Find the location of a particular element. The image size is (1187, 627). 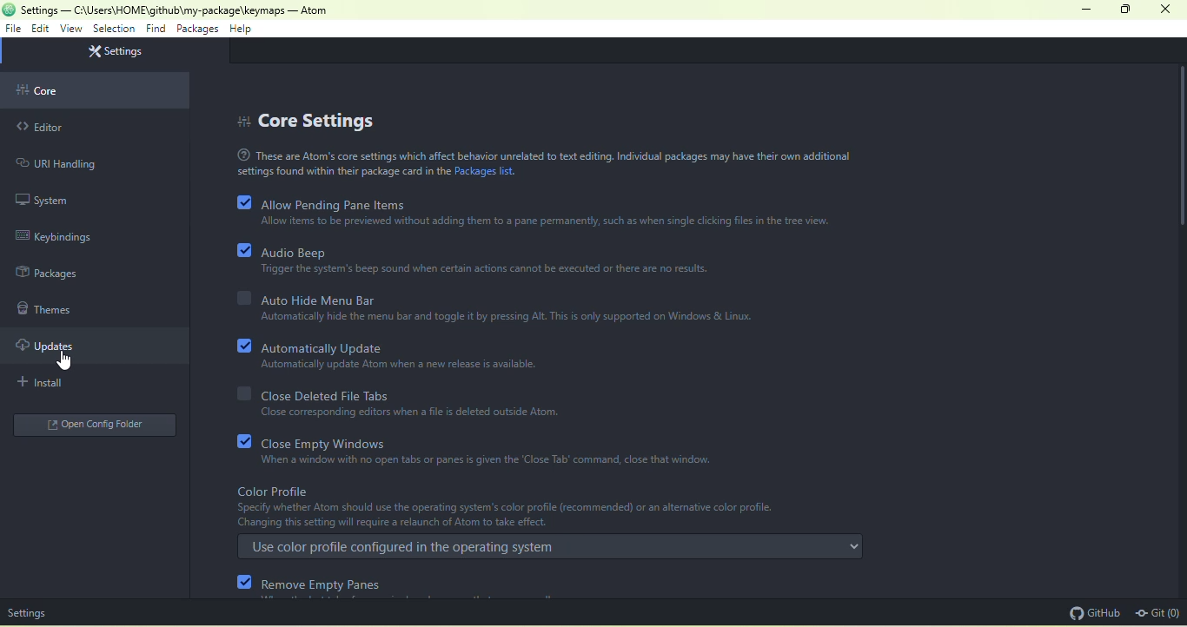

checkbox without ticks is located at coordinates (242, 298).